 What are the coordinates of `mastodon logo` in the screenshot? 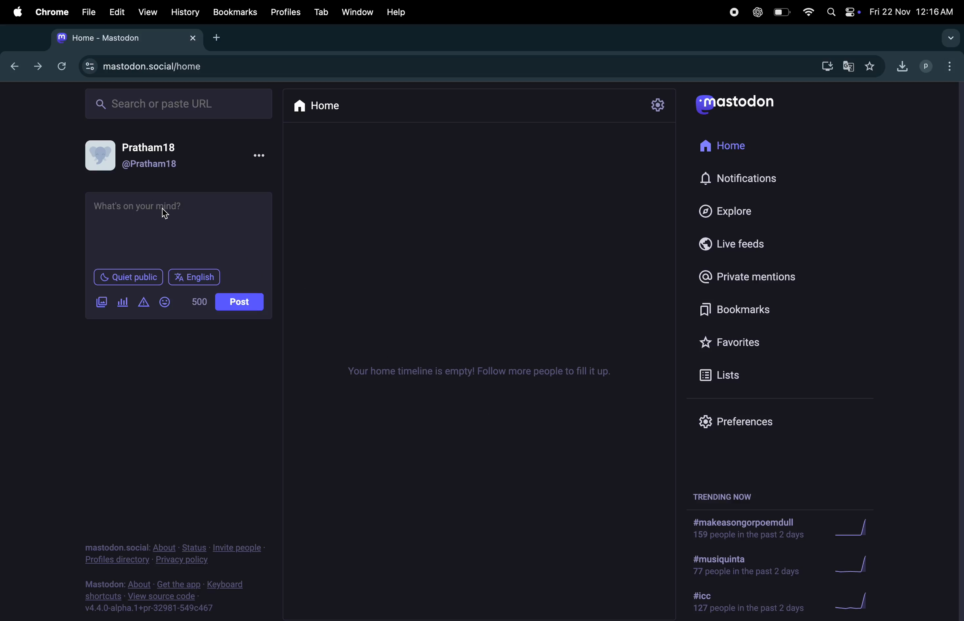 It's located at (745, 103).